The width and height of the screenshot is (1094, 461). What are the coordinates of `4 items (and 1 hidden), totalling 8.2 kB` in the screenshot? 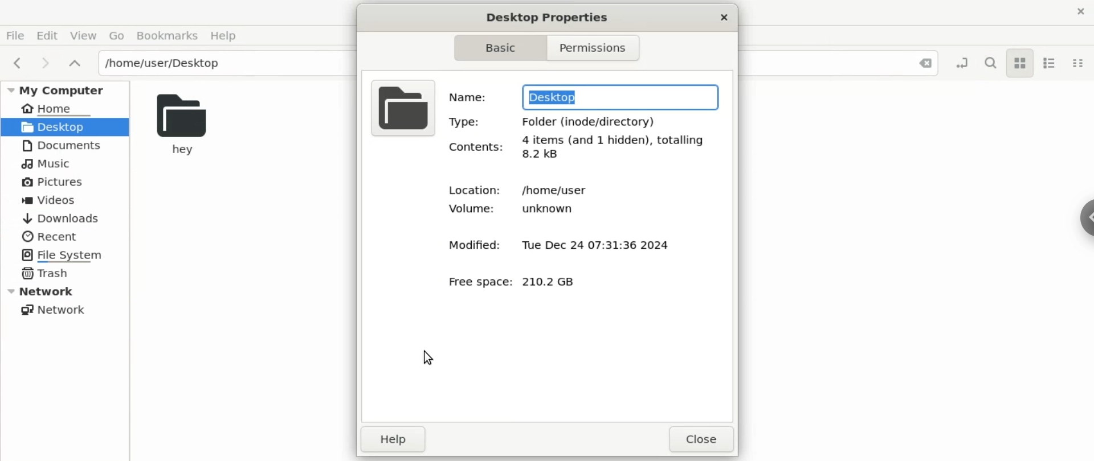 It's located at (614, 149).